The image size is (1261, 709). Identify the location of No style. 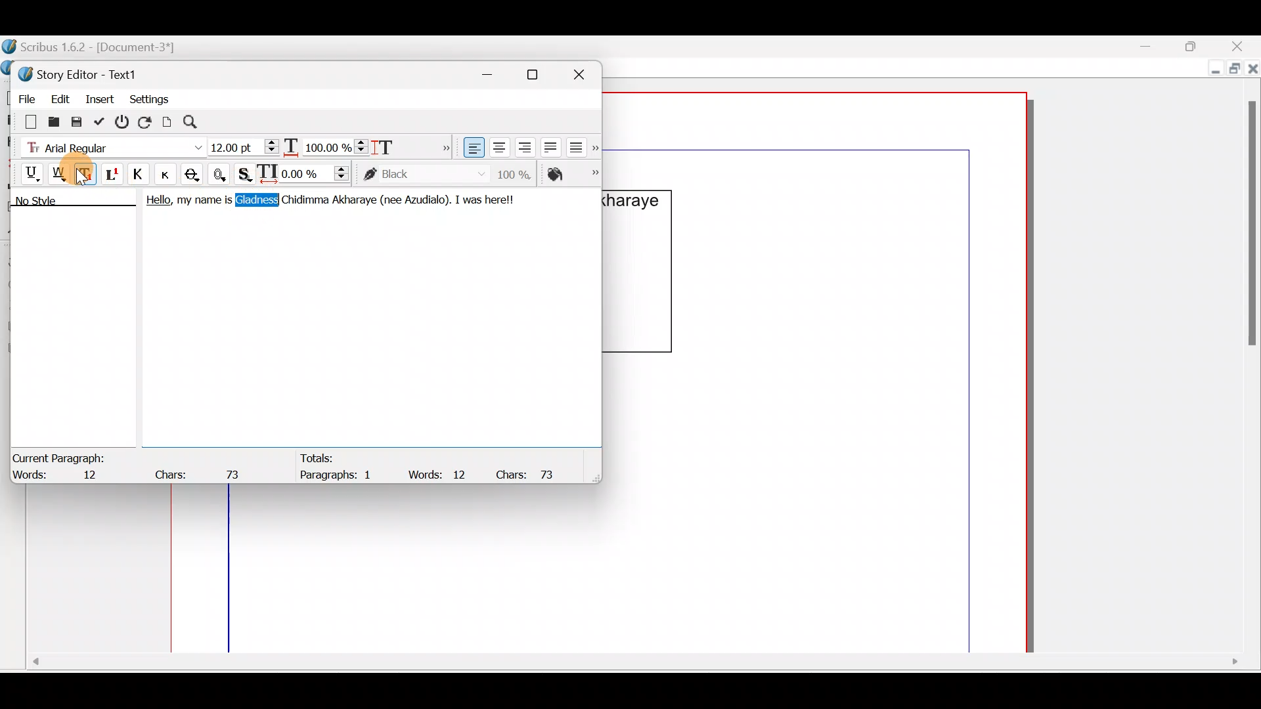
(51, 203).